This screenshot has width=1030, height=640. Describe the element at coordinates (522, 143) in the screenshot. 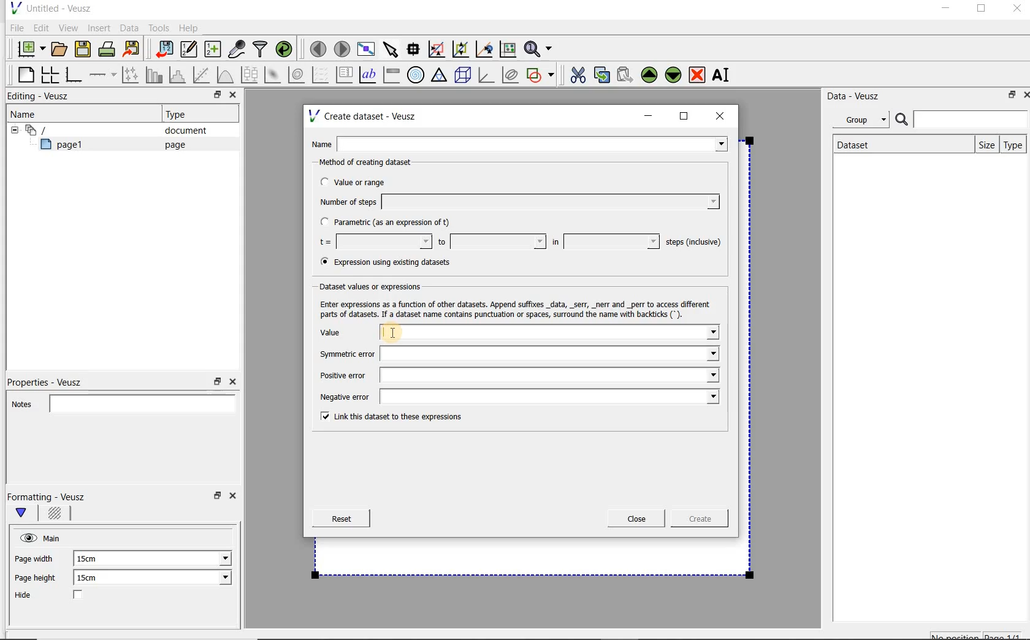

I see `Name` at that location.